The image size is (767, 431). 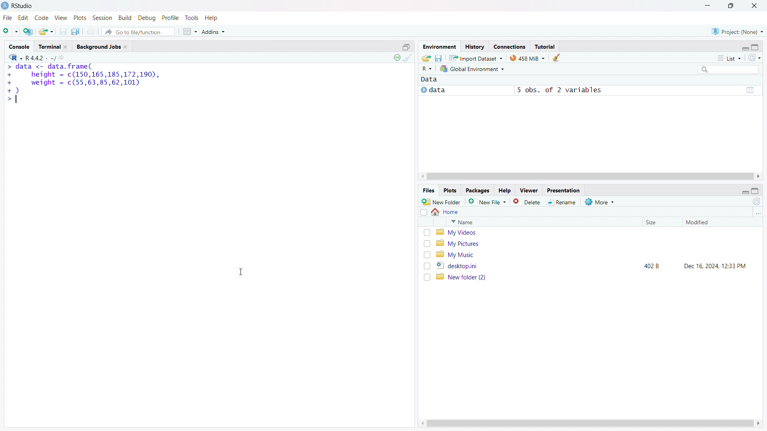 What do you see at coordinates (423, 176) in the screenshot?
I see `scroll left` at bounding box center [423, 176].